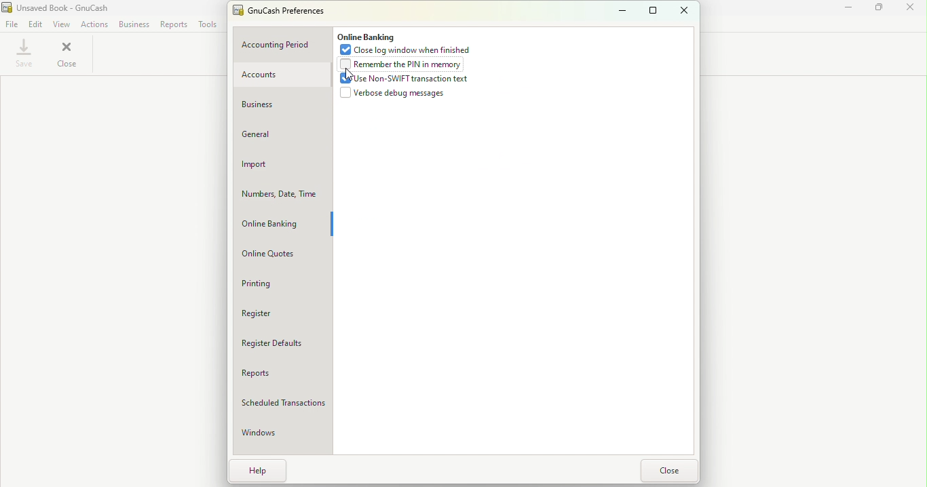 The height and width of the screenshot is (487, 927). I want to click on cursor, so click(348, 75).